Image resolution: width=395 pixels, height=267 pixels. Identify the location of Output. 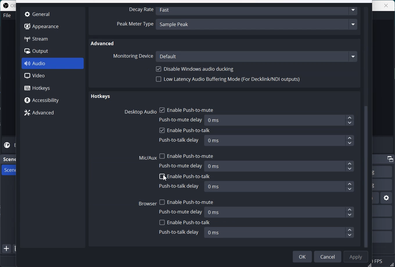
(41, 51).